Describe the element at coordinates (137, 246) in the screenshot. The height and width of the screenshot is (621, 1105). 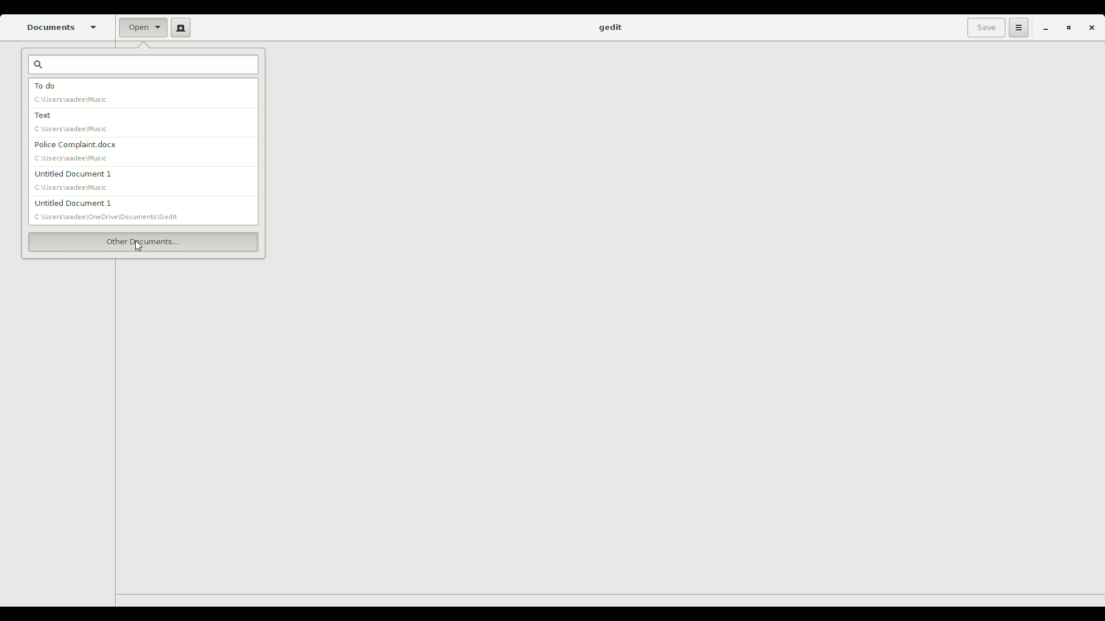
I see `Cursor` at that location.